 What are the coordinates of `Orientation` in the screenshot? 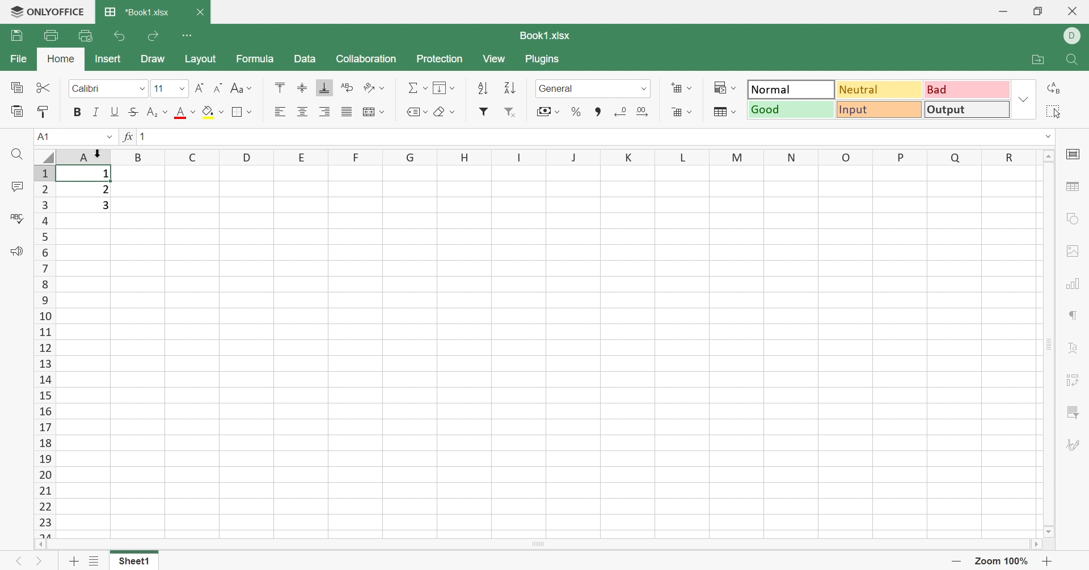 It's located at (375, 89).